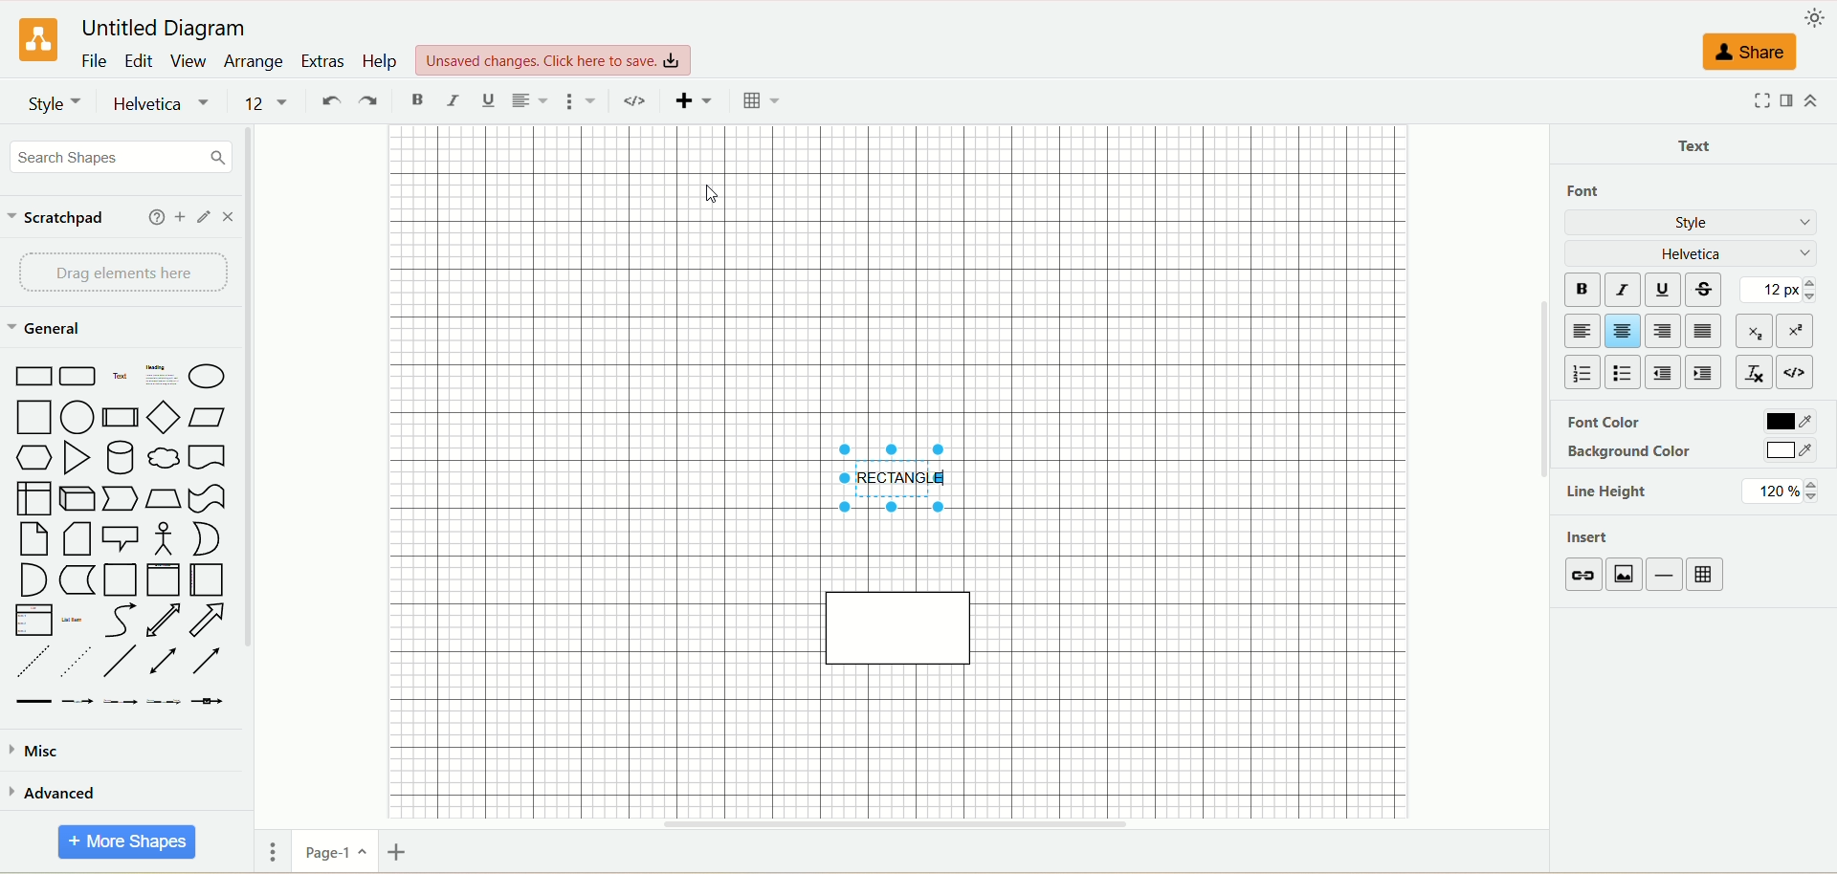 Image resolution: width=1837 pixels, height=874 pixels. What do you see at coordinates (123, 579) in the screenshot?
I see `container` at bounding box center [123, 579].